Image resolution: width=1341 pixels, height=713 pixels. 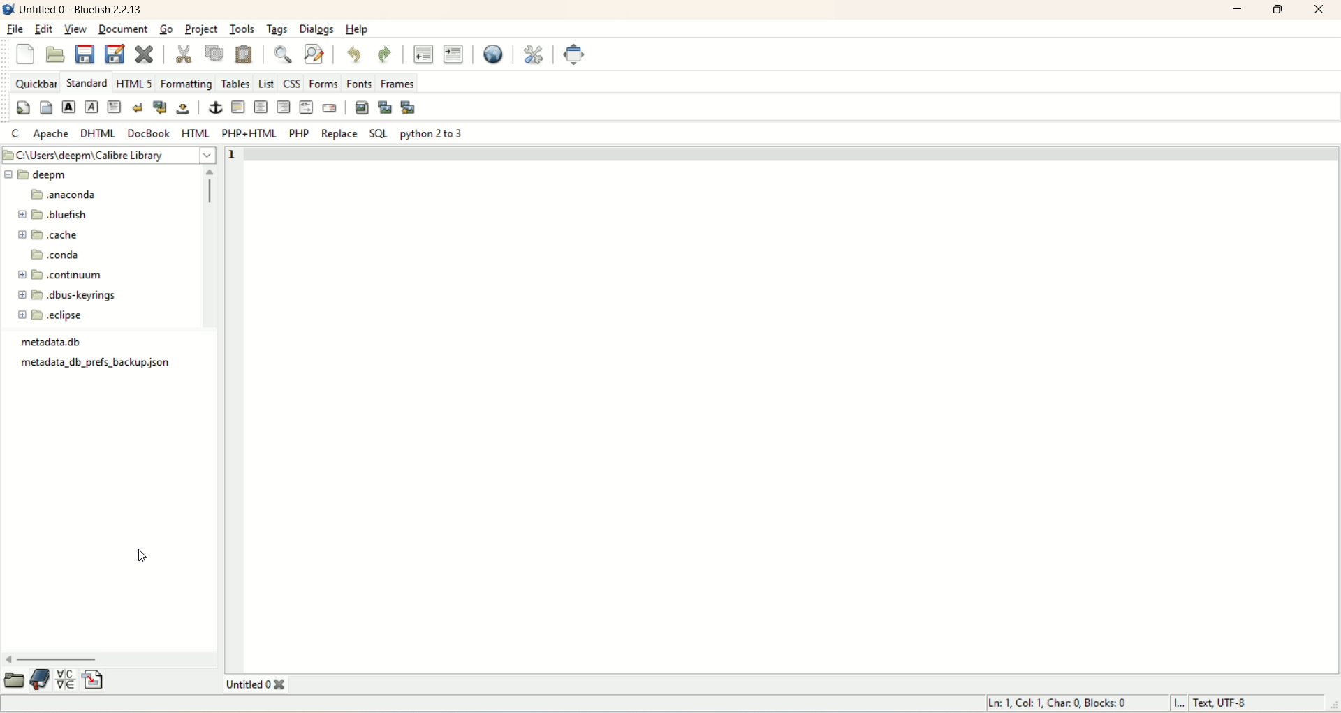 I want to click on file, so click(x=17, y=27).